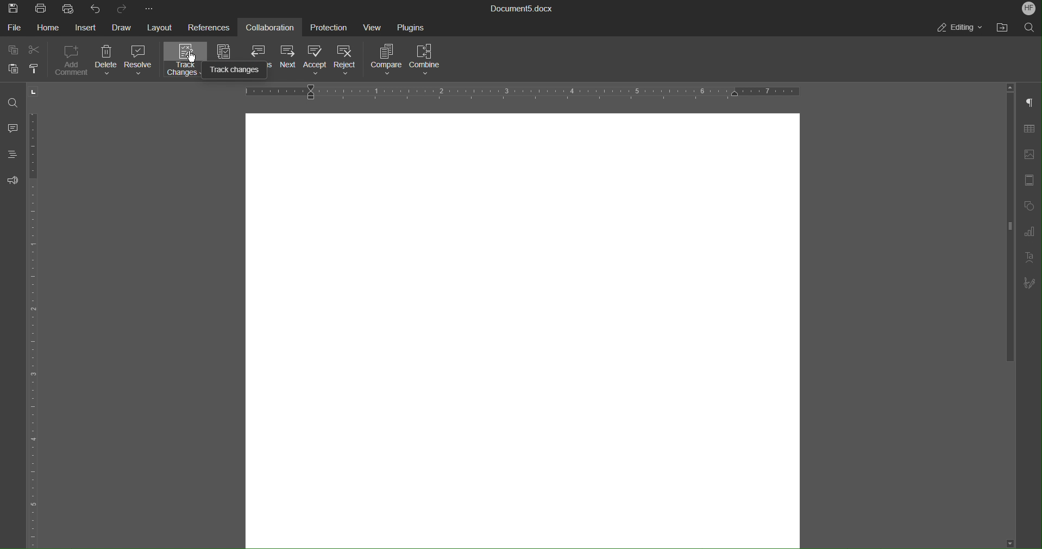 Image resolution: width=1042 pixels, height=549 pixels. What do you see at coordinates (375, 29) in the screenshot?
I see `View` at bounding box center [375, 29].